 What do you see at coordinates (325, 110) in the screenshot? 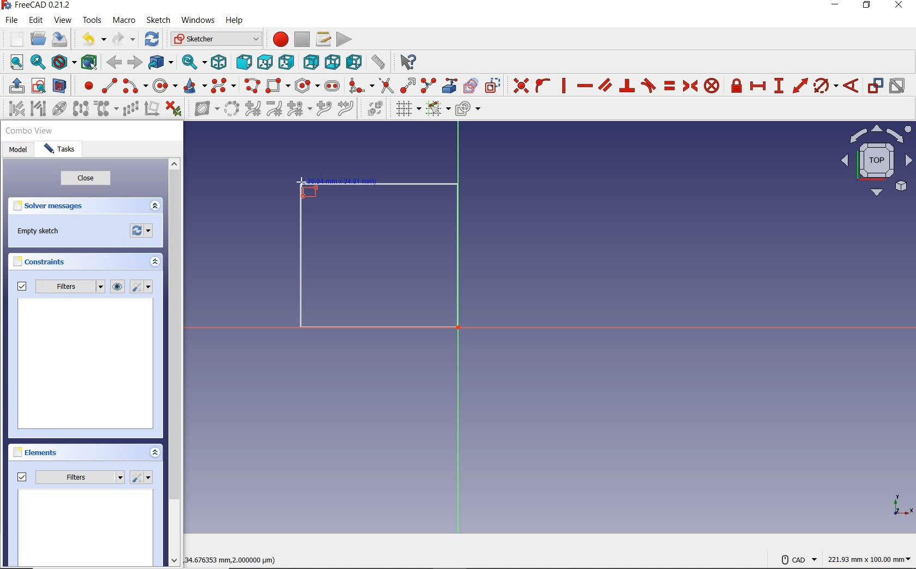
I see `insert knot` at bounding box center [325, 110].